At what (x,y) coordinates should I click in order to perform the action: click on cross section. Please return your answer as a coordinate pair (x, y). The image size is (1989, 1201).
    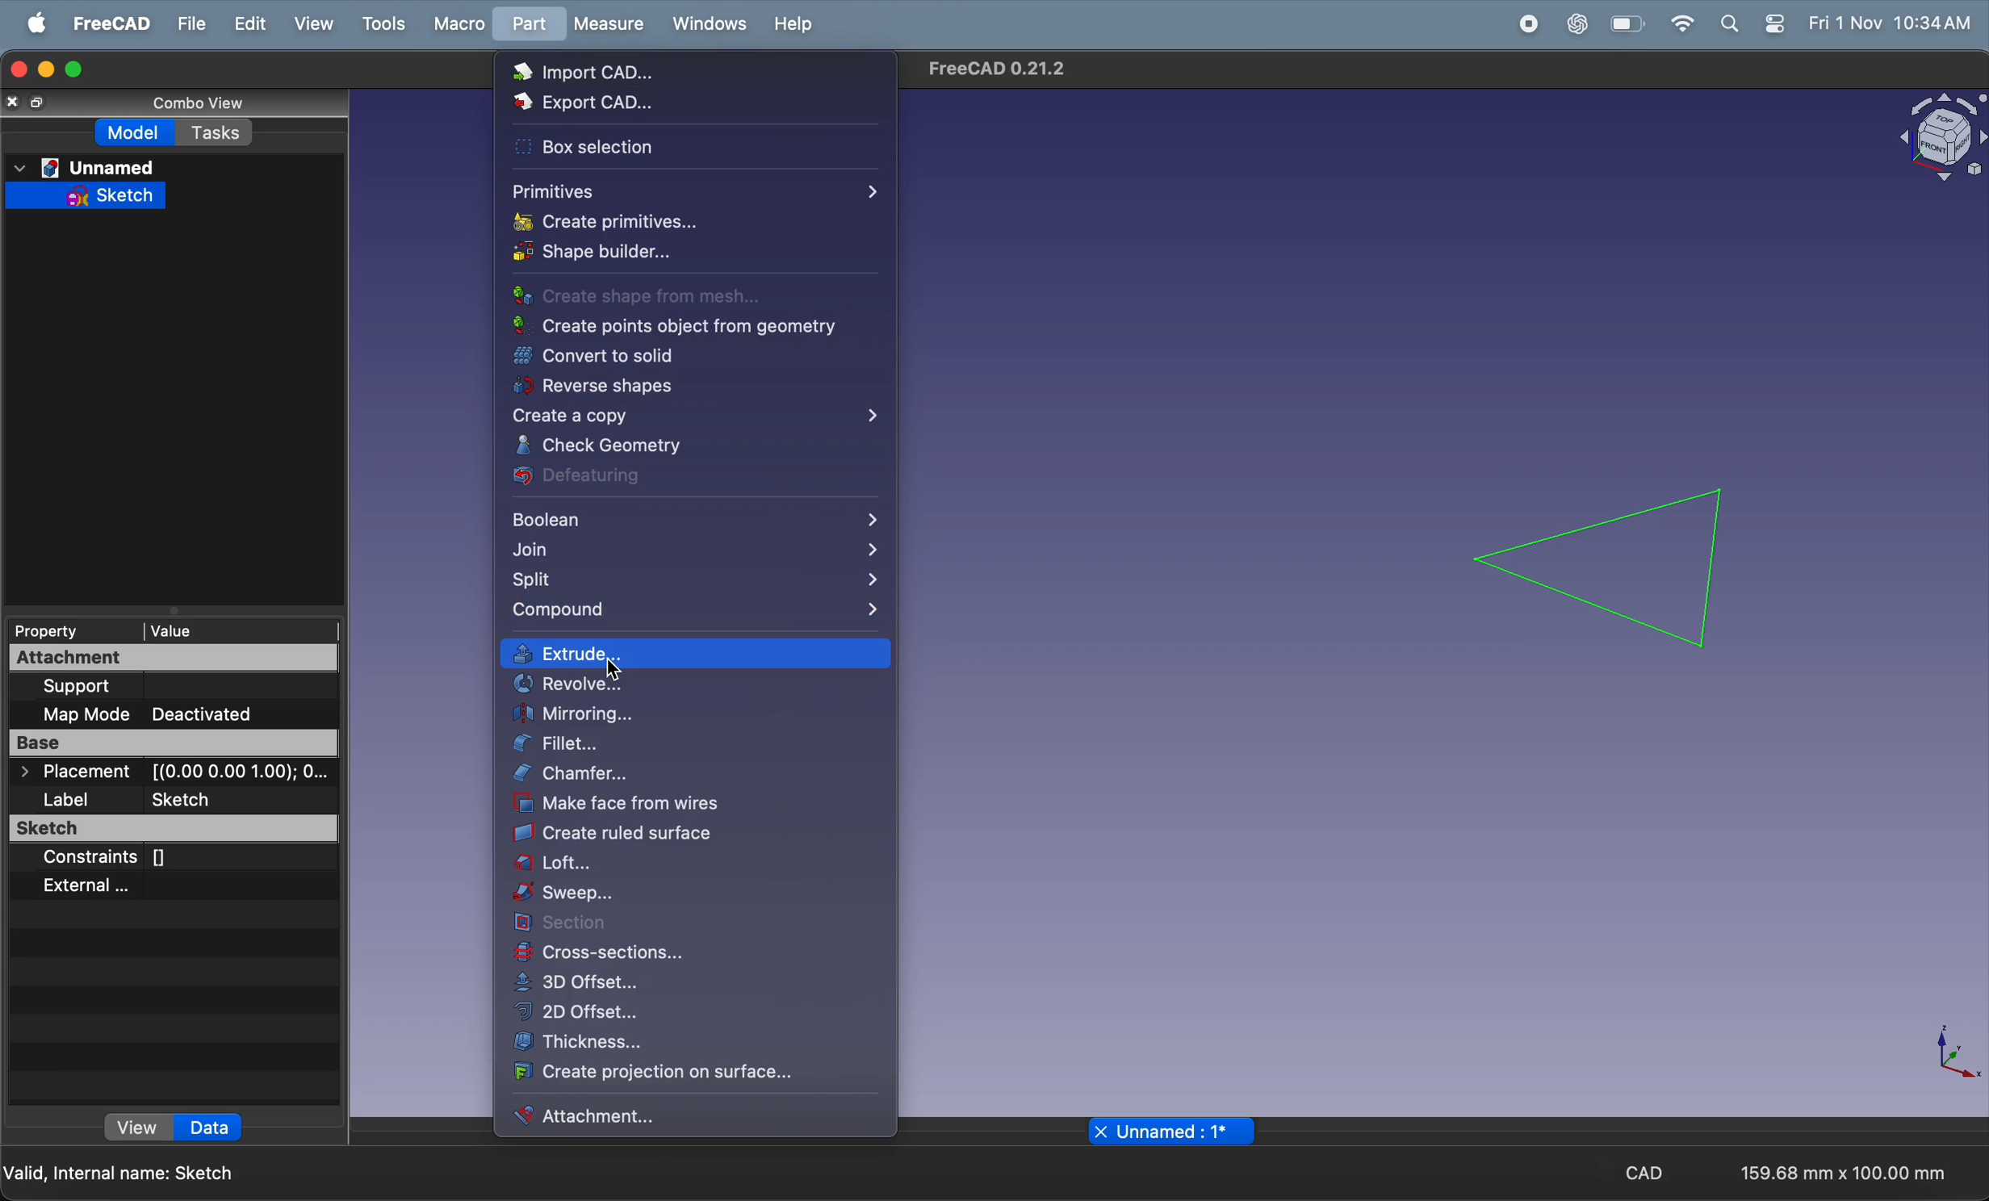
    Looking at the image, I should click on (689, 952).